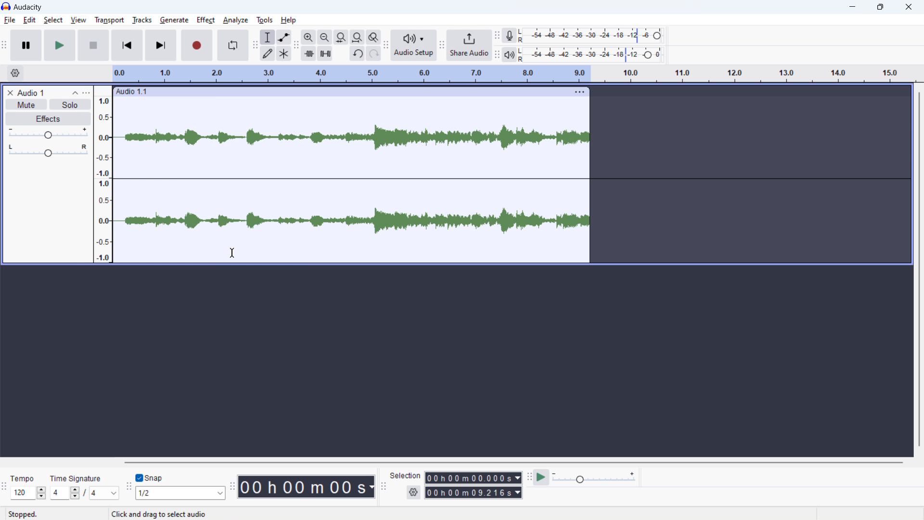 Image resolution: width=924 pixels, height=520 pixels. What do you see at coordinates (406, 476) in the screenshot?
I see `Selection` at bounding box center [406, 476].